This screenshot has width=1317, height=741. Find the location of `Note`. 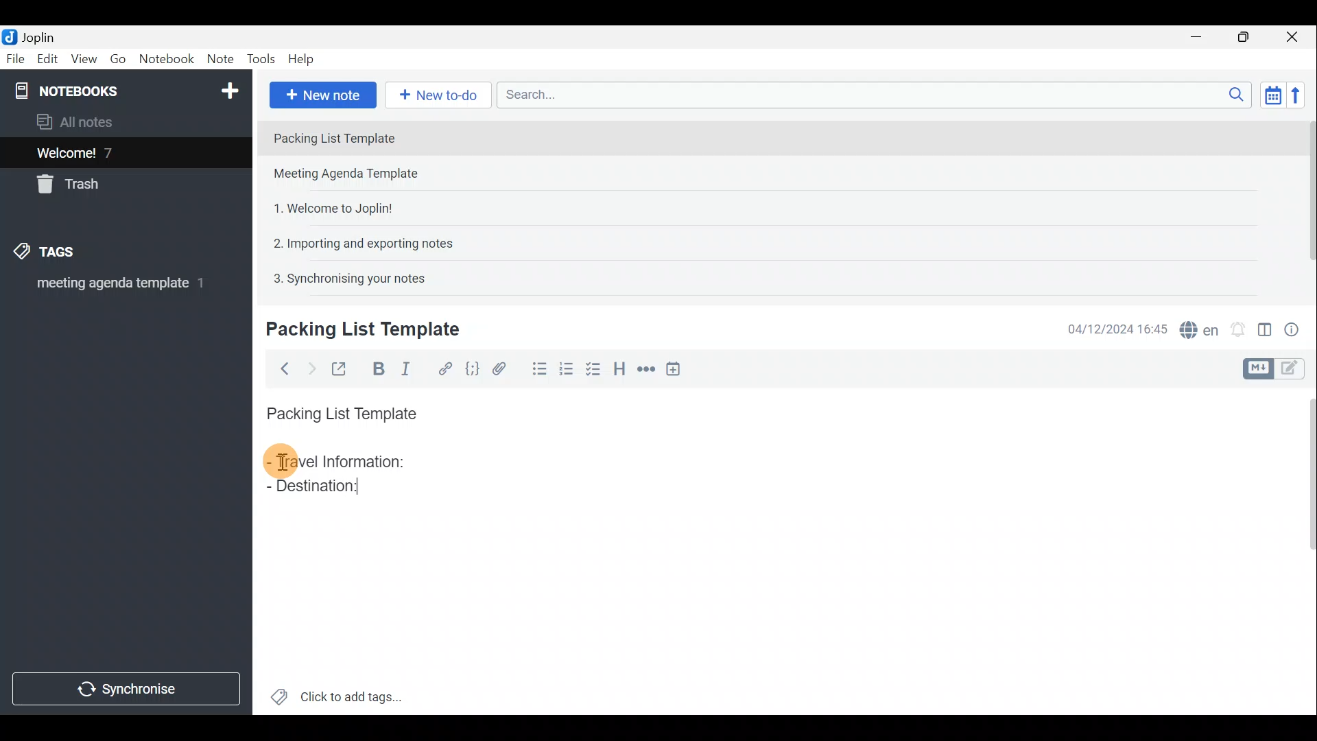

Note is located at coordinates (219, 60).